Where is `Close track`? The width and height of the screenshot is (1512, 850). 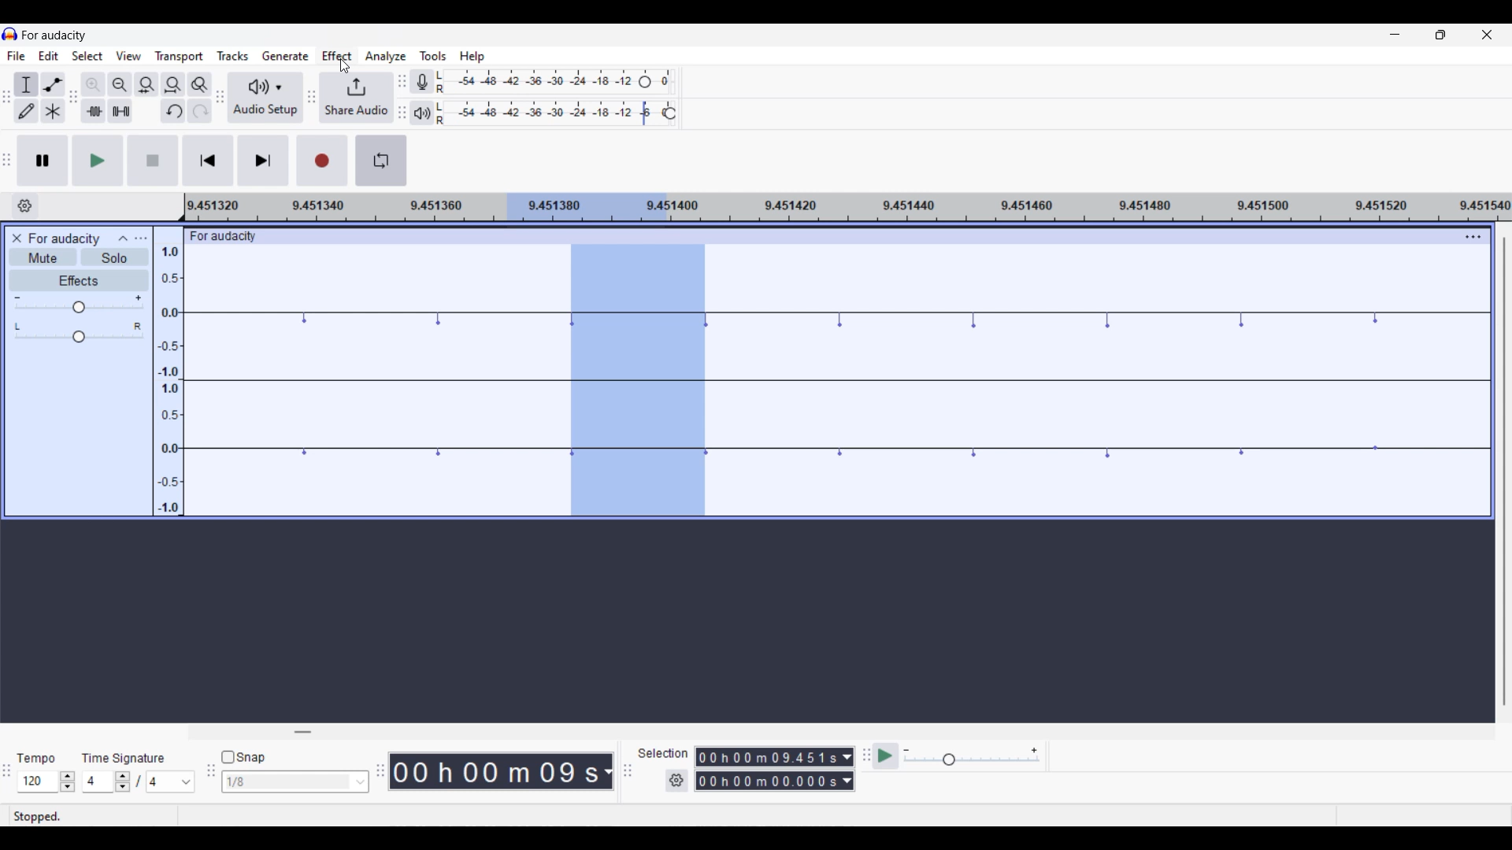
Close track is located at coordinates (17, 238).